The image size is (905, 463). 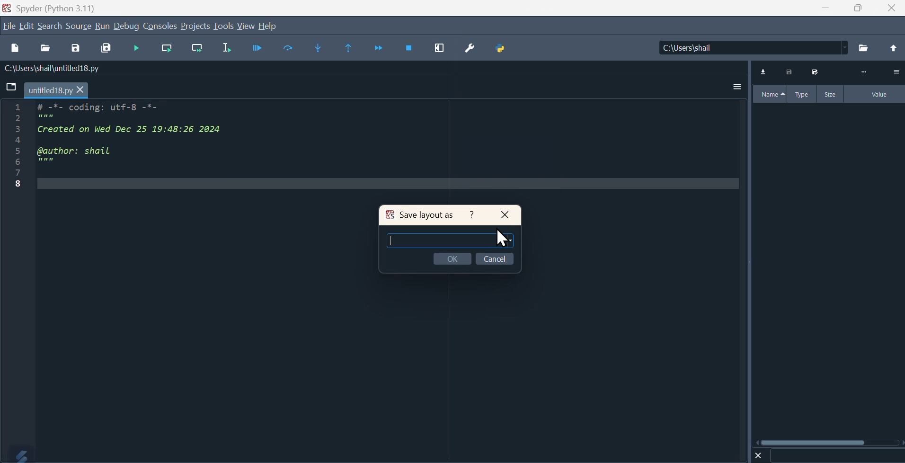 I want to click on Help, so click(x=269, y=26).